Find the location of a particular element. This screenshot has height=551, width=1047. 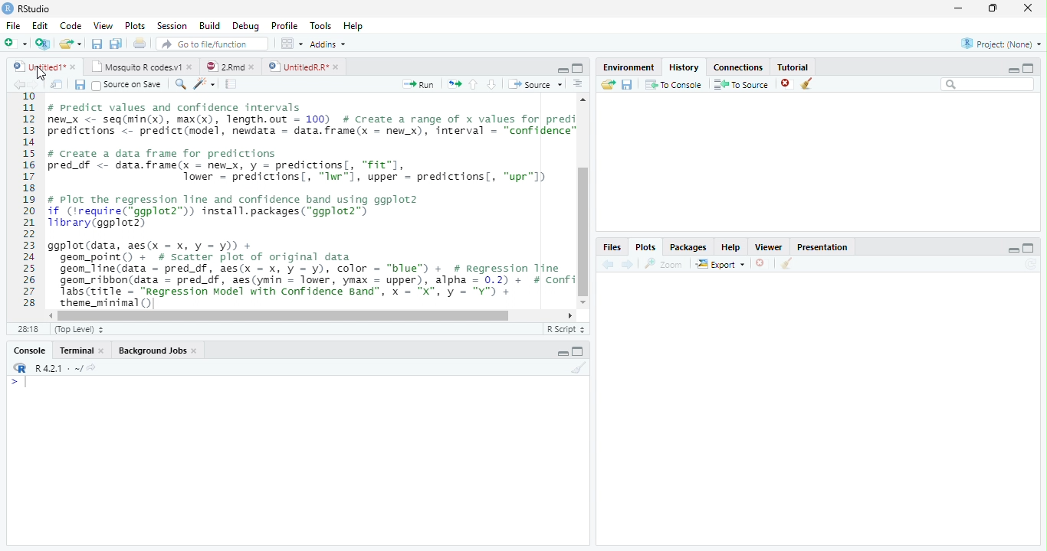

Zoom is located at coordinates (663, 265).